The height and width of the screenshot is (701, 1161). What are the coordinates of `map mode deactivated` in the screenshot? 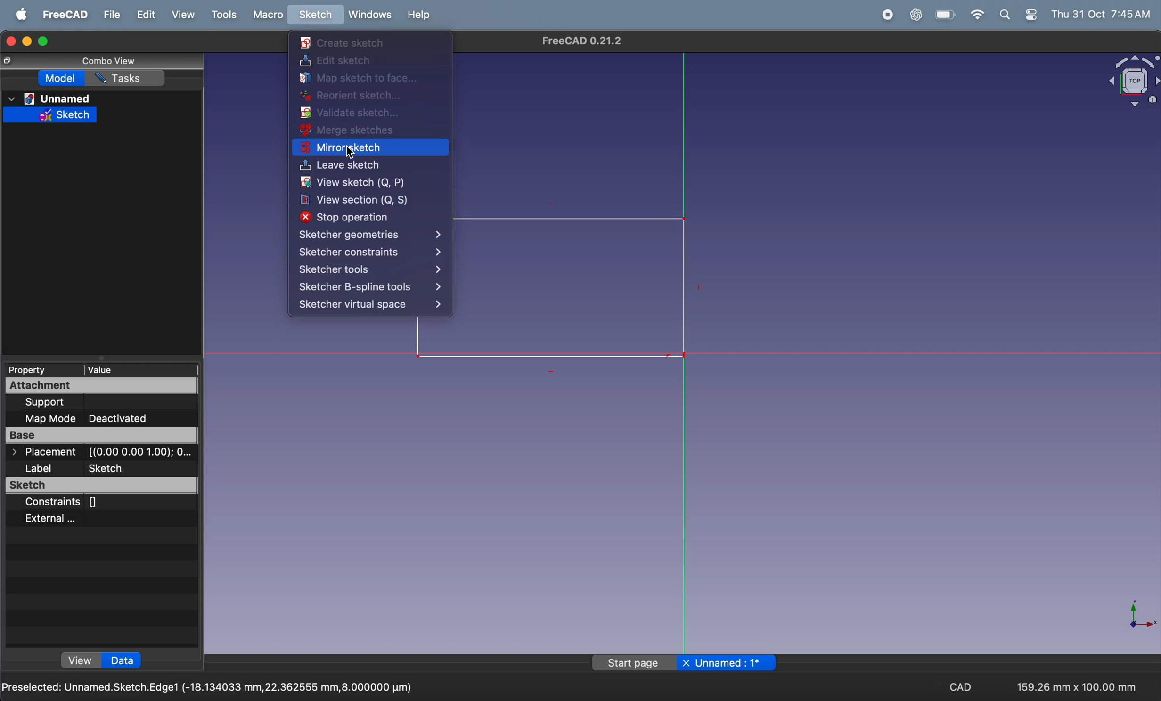 It's located at (107, 418).